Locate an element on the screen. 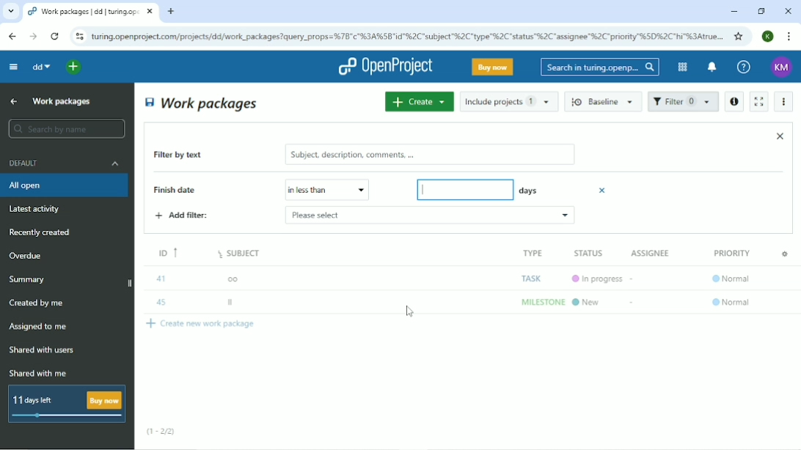 This screenshot has width=801, height=450. Bookmark this tab is located at coordinates (739, 36).